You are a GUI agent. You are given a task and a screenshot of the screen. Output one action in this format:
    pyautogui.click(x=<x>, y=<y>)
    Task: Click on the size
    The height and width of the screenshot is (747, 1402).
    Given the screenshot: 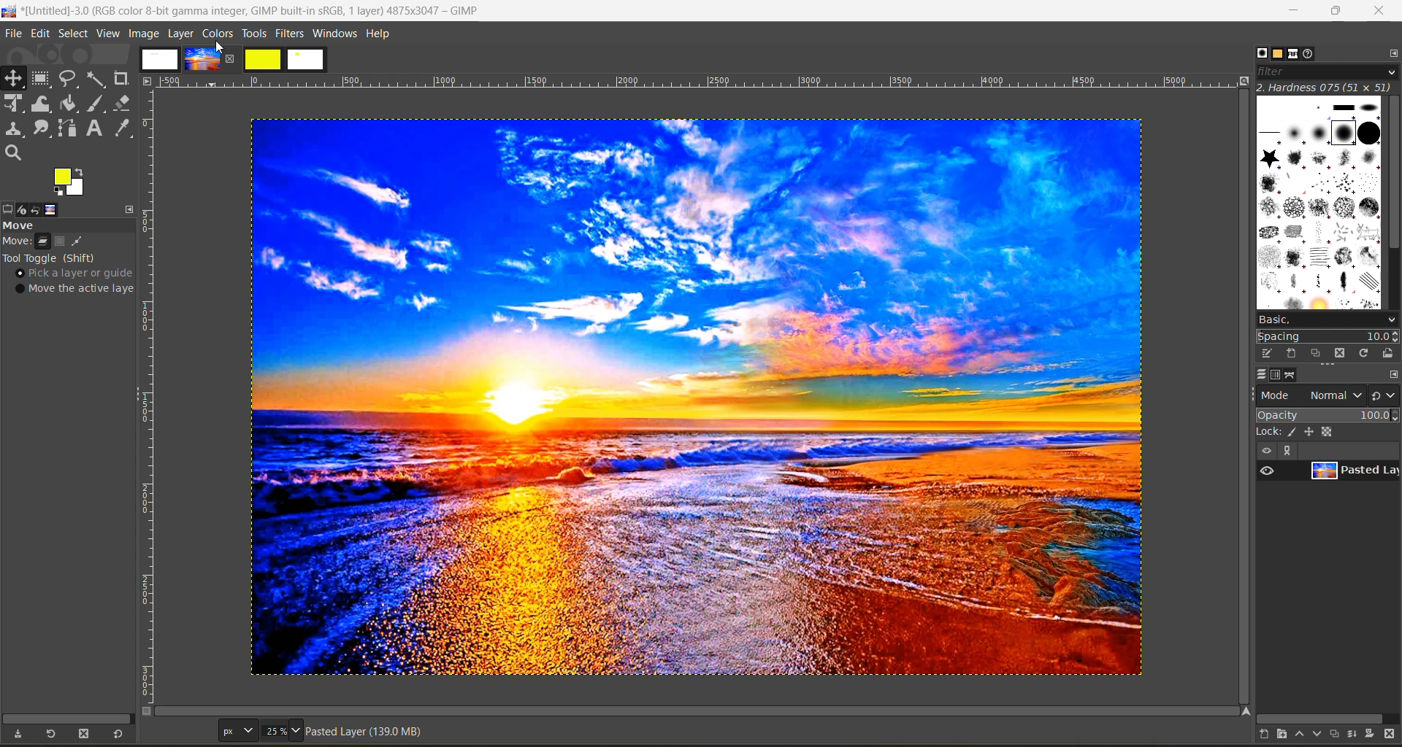 What is the action you would take?
    pyautogui.click(x=262, y=730)
    